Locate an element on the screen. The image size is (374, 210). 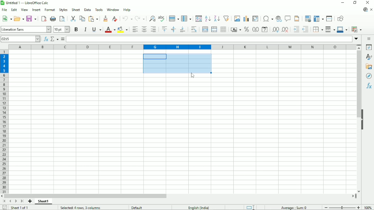
Save is located at coordinates (4, 207).